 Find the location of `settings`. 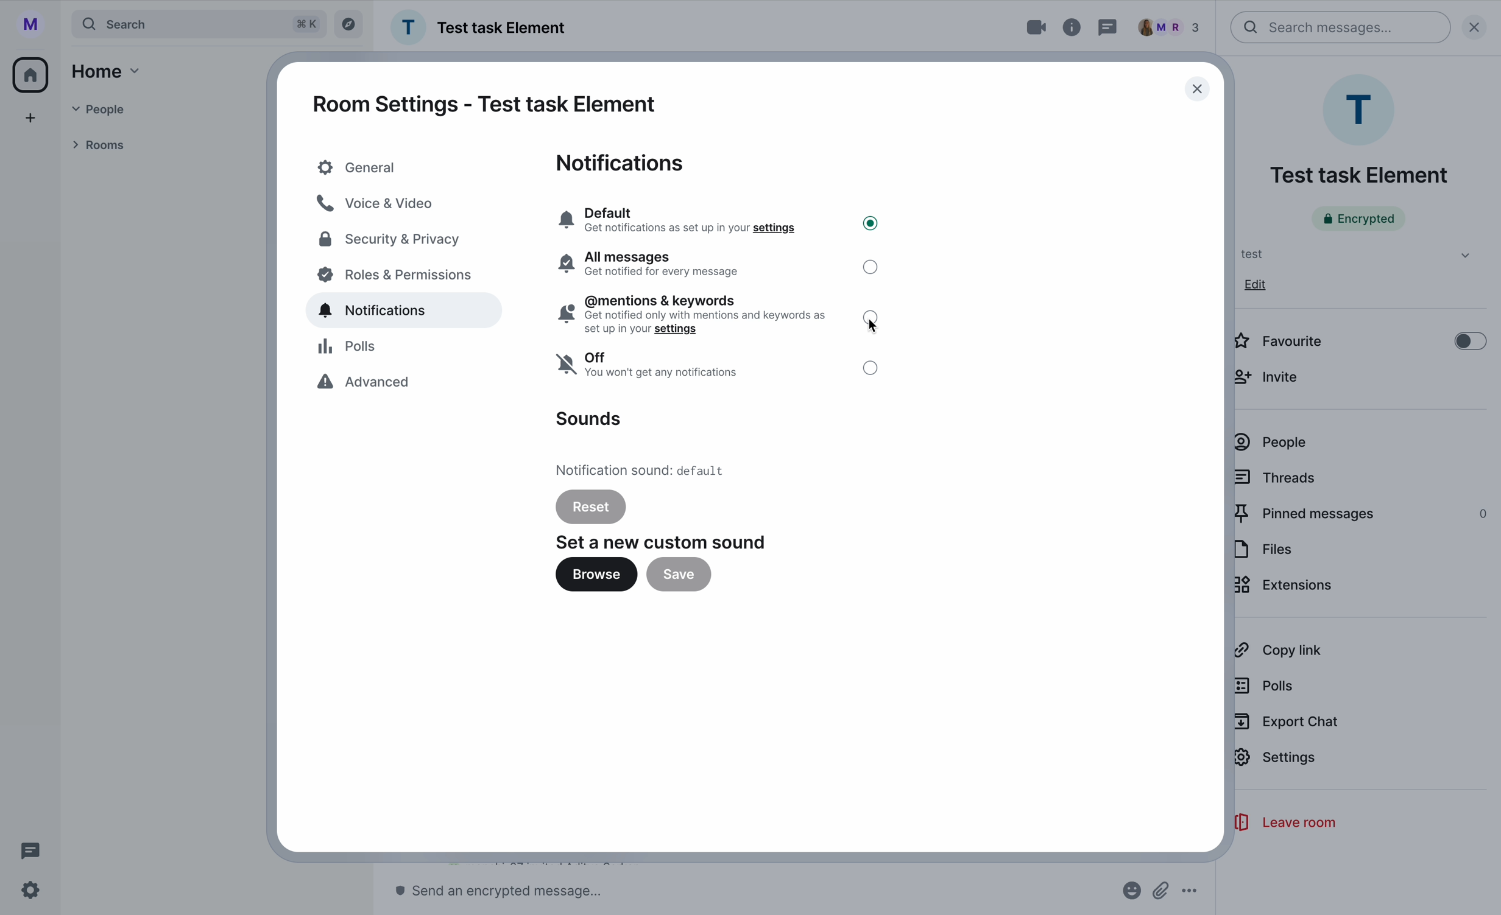

settings is located at coordinates (31, 891).